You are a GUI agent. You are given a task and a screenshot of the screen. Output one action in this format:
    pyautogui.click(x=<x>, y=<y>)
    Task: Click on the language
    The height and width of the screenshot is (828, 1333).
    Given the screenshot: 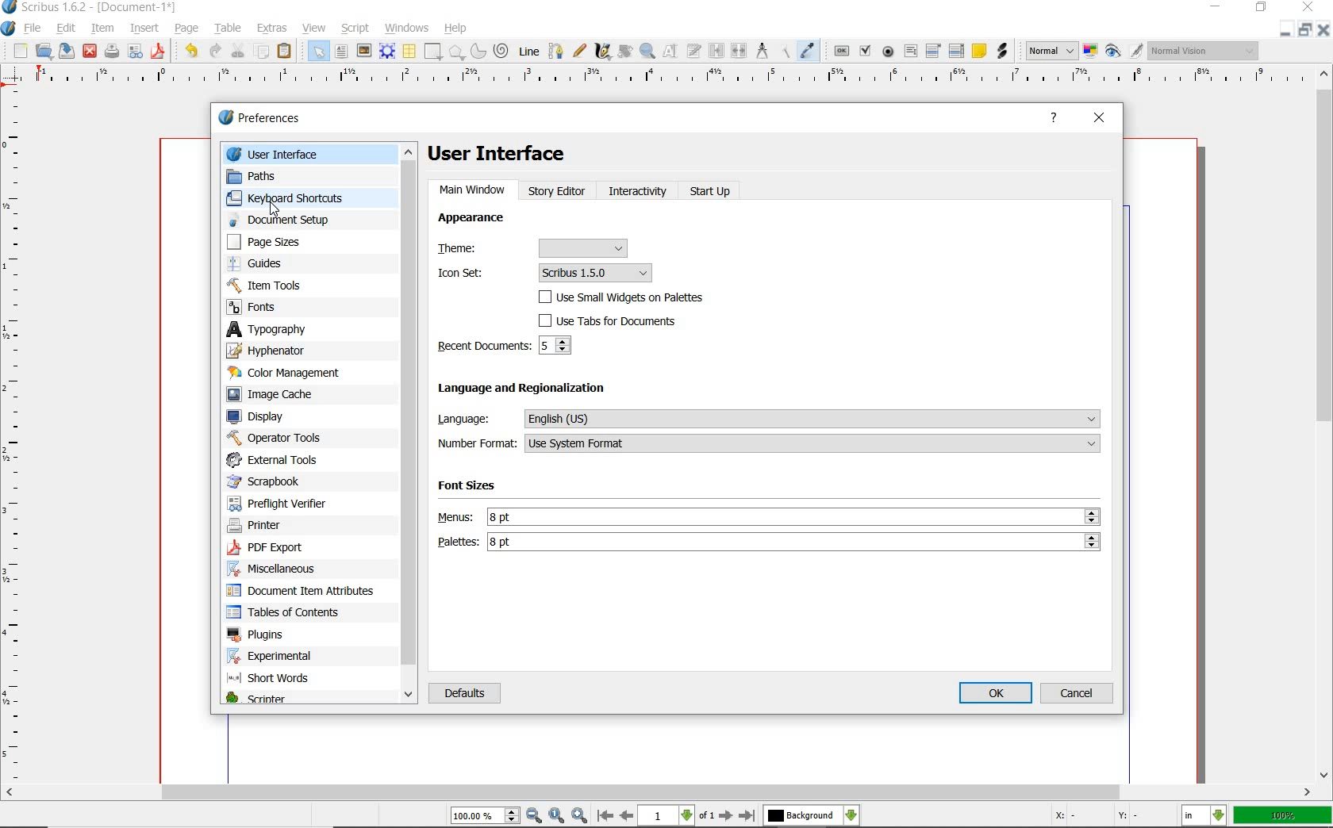 What is the action you would take?
    pyautogui.click(x=768, y=419)
    